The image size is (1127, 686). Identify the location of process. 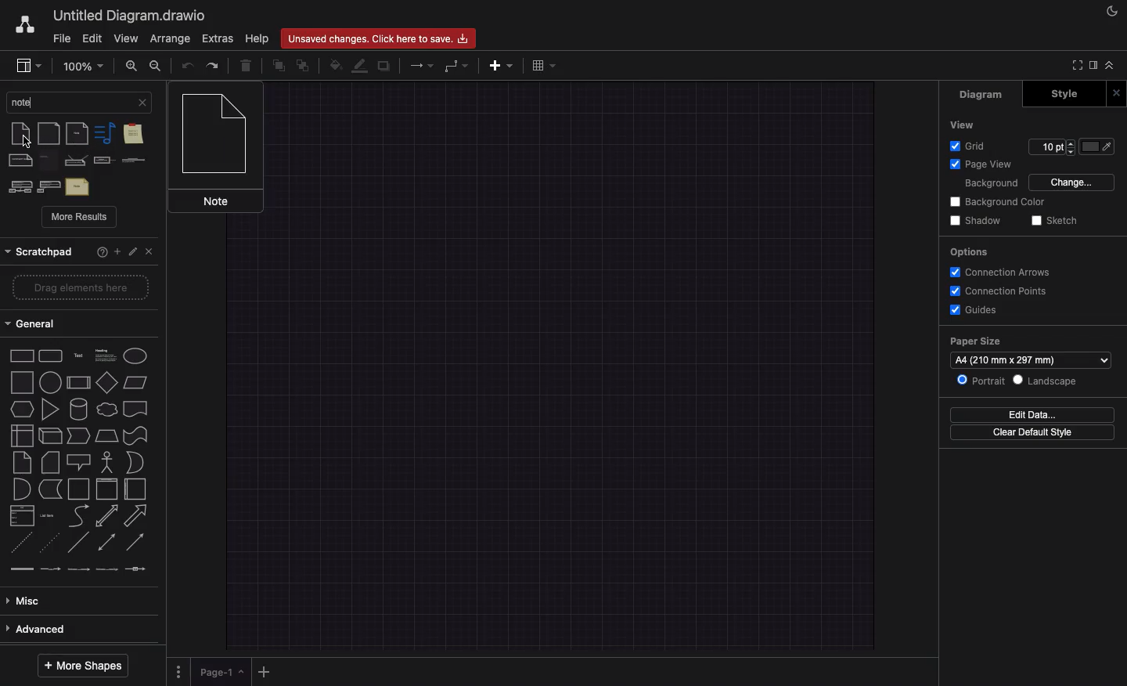
(51, 382).